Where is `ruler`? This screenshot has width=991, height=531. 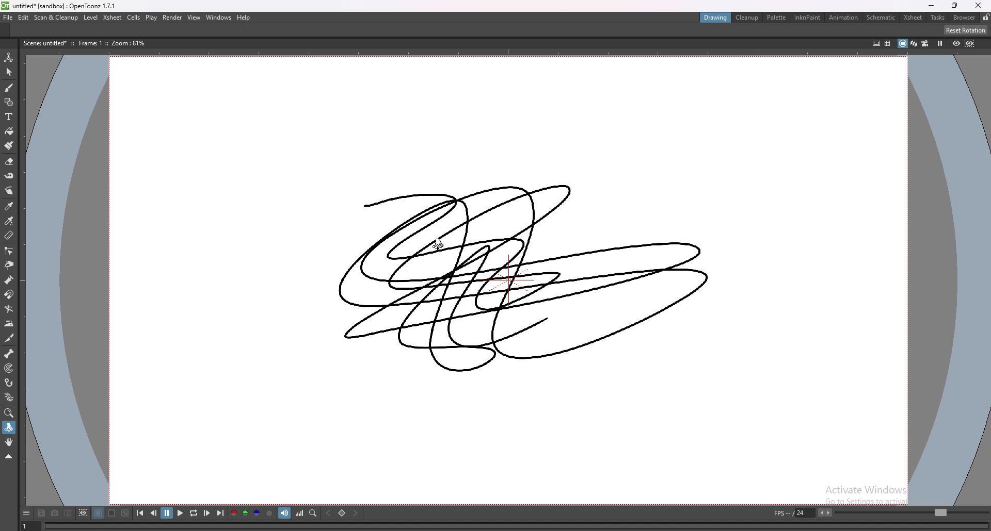
ruler is located at coordinates (9, 236).